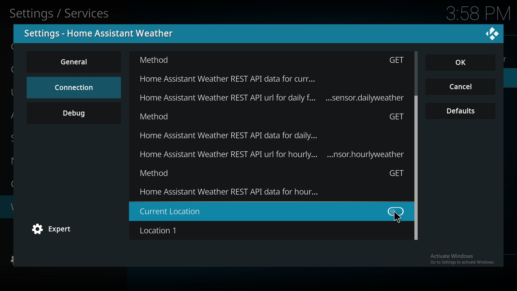  Describe the element at coordinates (55, 230) in the screenshot. I see `expert` at that location.